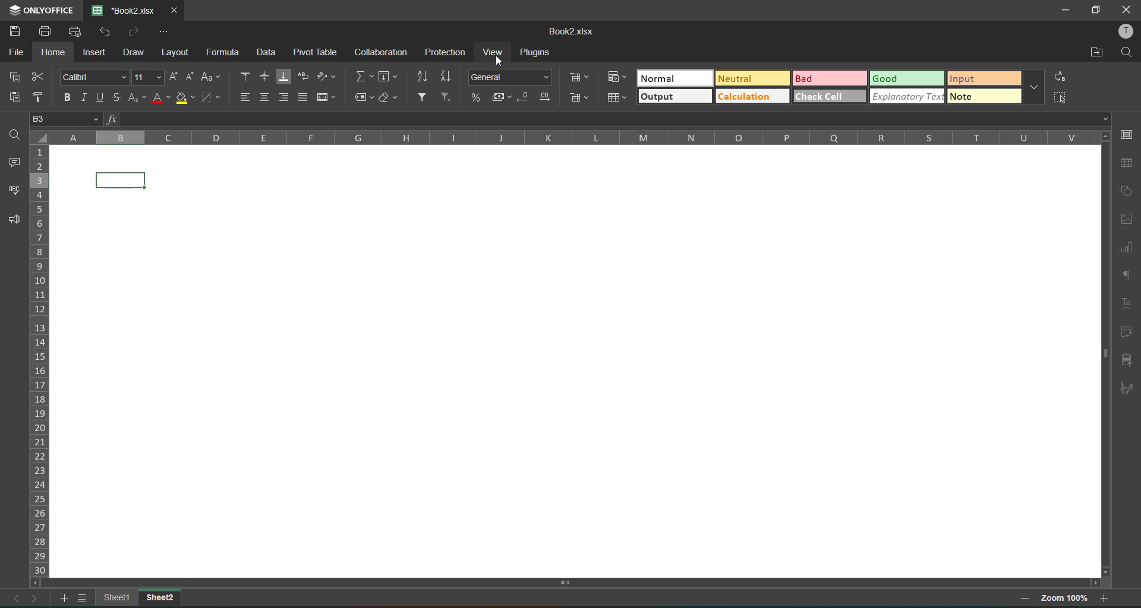  Describe the element at coordinates (270, 53) in the screenshot. I see `data` at that location.